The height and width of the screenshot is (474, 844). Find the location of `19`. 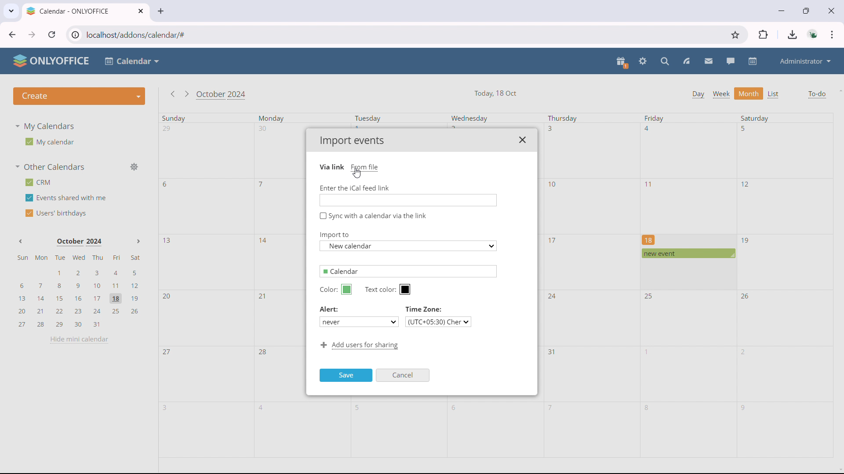

19 is located at coordinates (746, 241).